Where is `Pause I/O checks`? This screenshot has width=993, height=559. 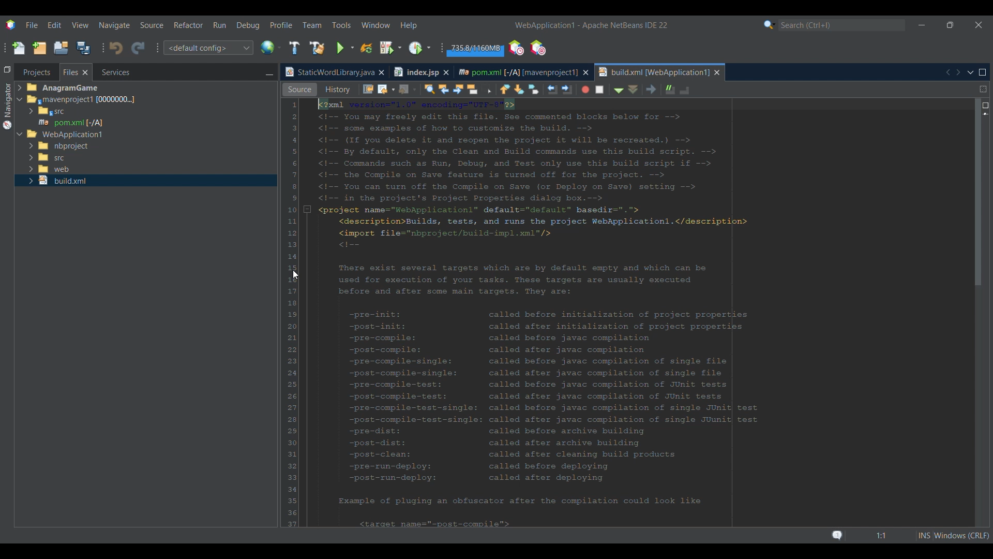 Pause I/O checks is located at coordinates (537, 48).